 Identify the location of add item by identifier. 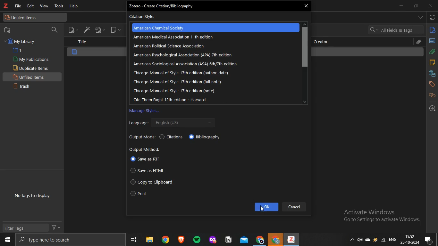
(85, 29).